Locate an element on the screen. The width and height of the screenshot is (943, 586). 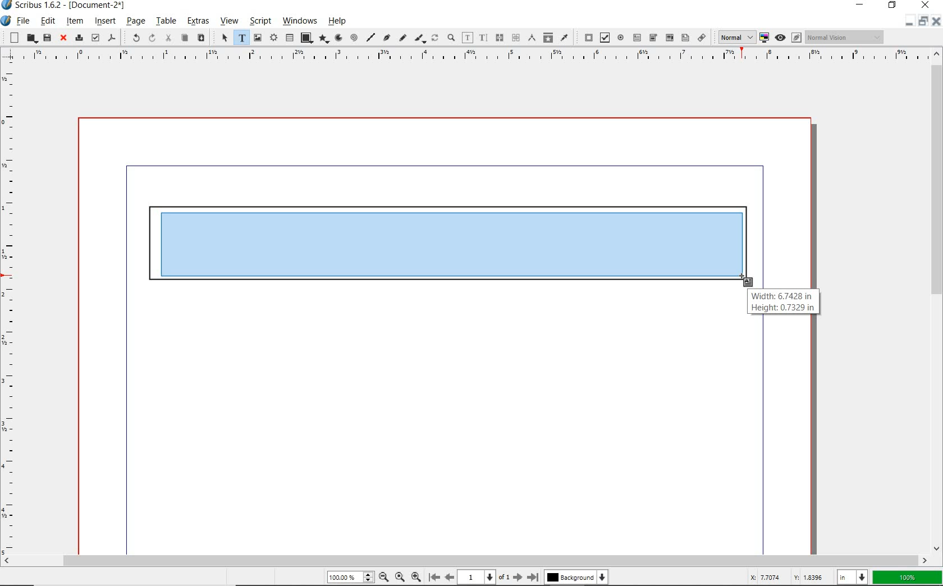
pdf check box is located at coordinates (603, 37).